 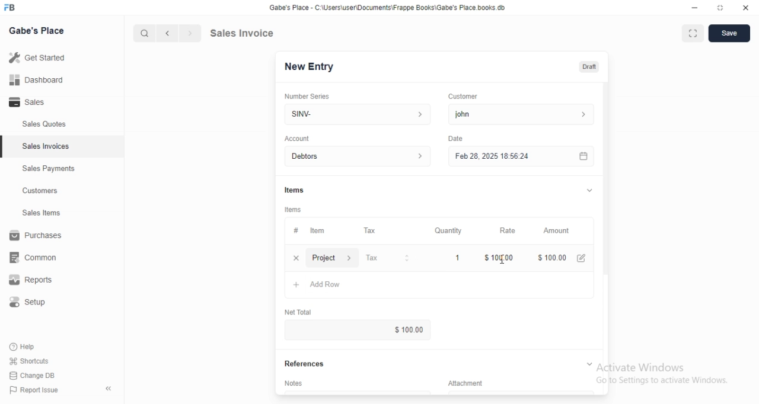 I want to click on Gabe's Place - C \Wsers\usenDocuments\Frappe Books\Gabe's Place books db, so click(x=390, y=9).